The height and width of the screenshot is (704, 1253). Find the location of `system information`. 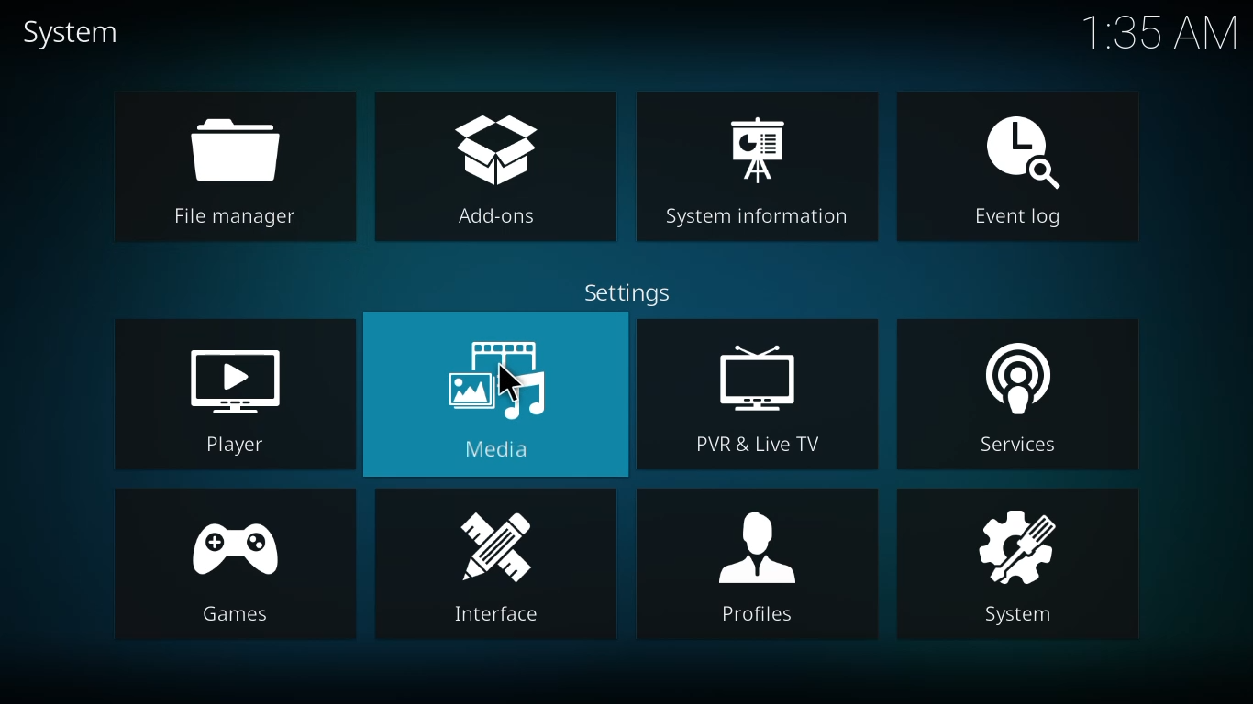

system information is located at coordinates (760, 170).